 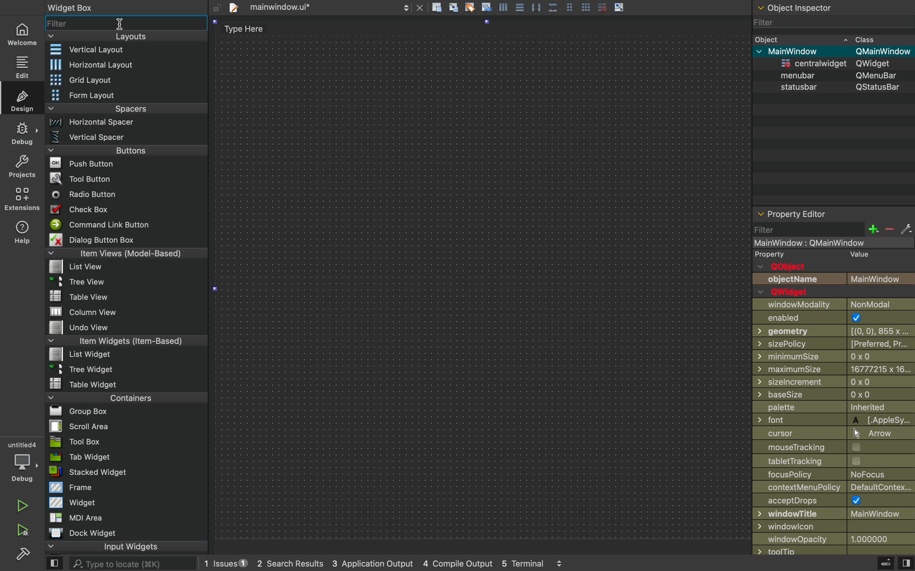 I want to click on widjget, so click(x=839, y=63).